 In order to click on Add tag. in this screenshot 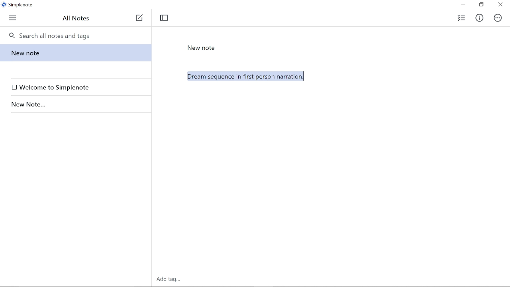, I will do `click(171, 279)`.